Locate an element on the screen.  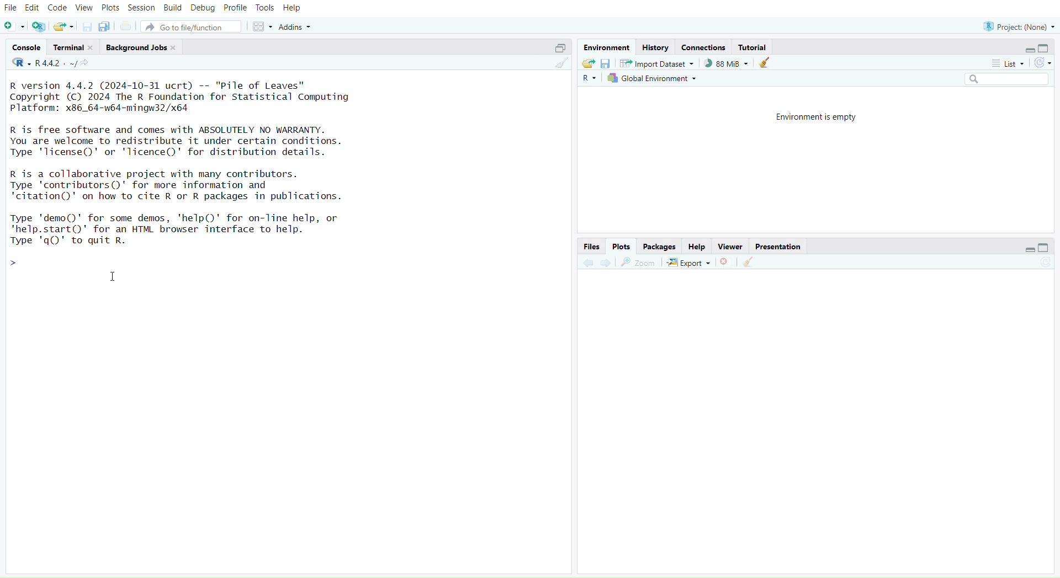
open an existing file is located at coordinates (62, 28).